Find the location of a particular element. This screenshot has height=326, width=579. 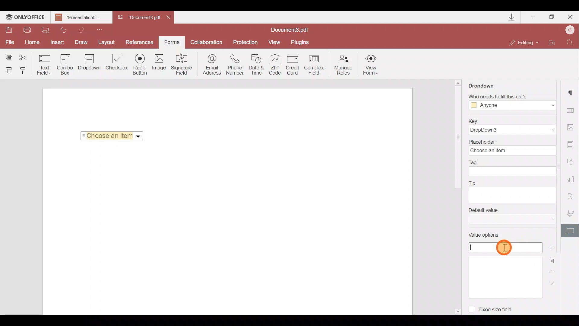

Layout is located at coordinates (108, 42).